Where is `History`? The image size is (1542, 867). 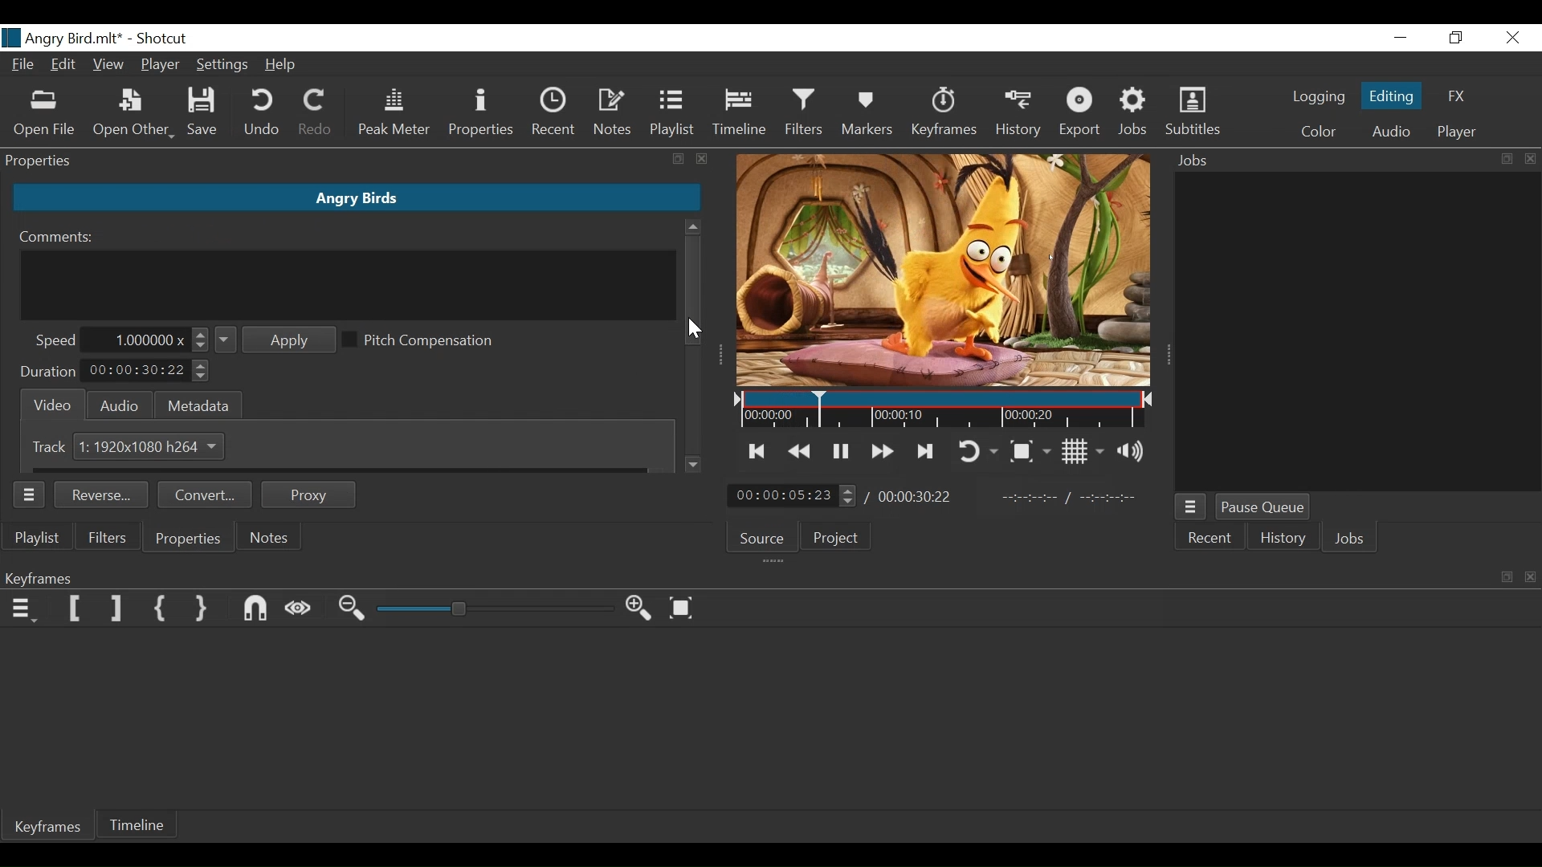 History is located at coordinates (1280, 539).